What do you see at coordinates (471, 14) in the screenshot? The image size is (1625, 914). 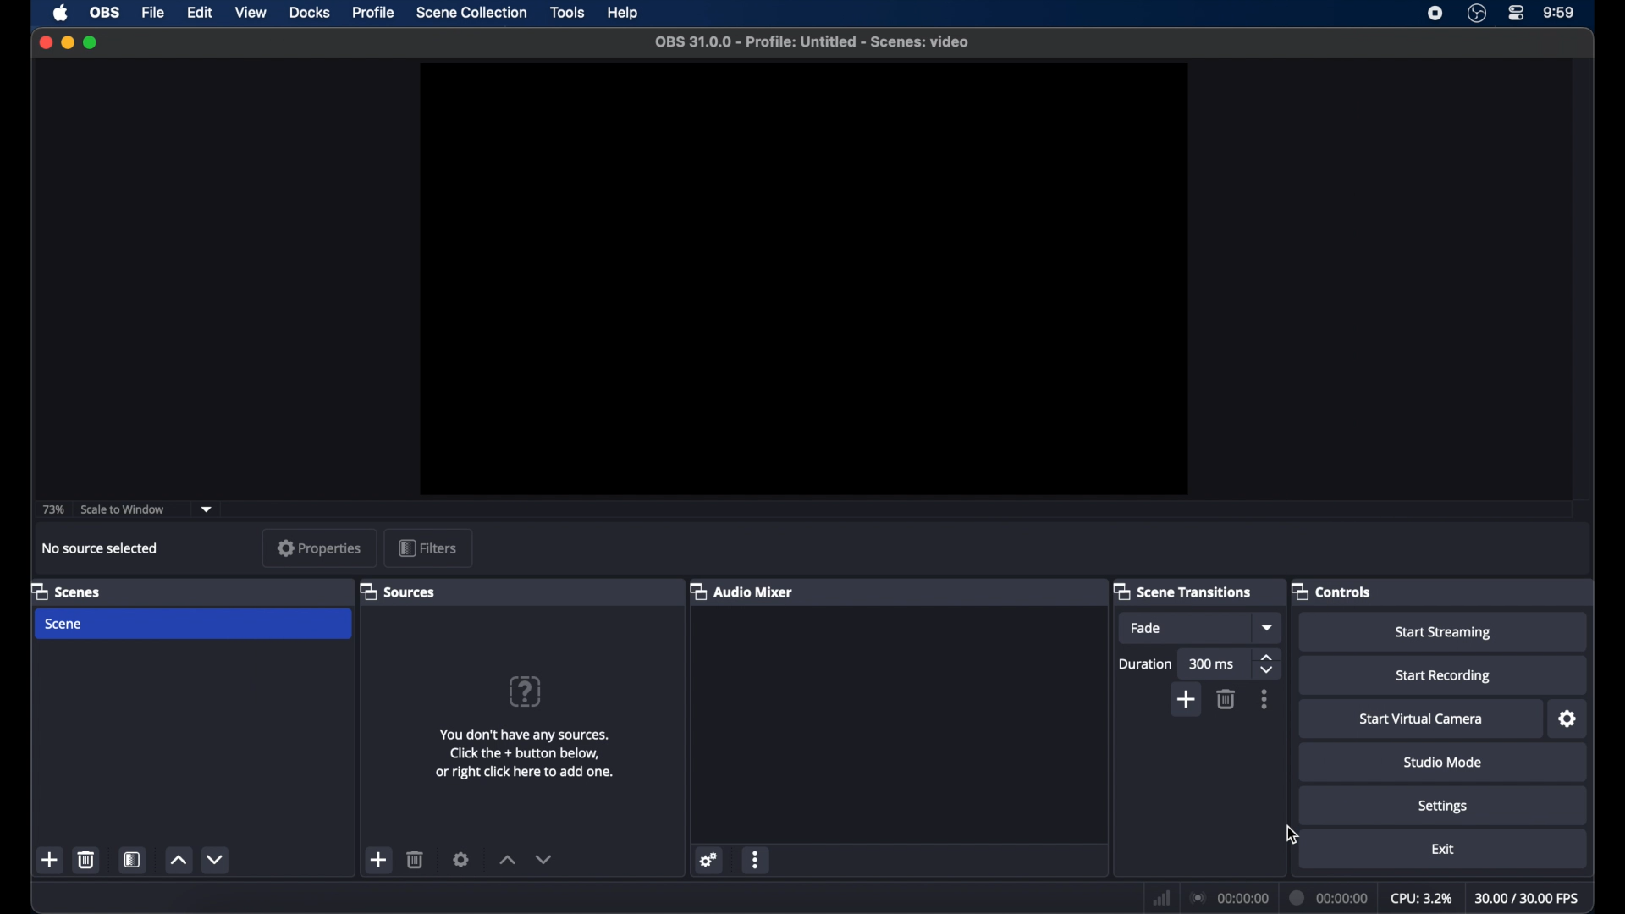 I see `scene collection` at bounding box center [471, 14].